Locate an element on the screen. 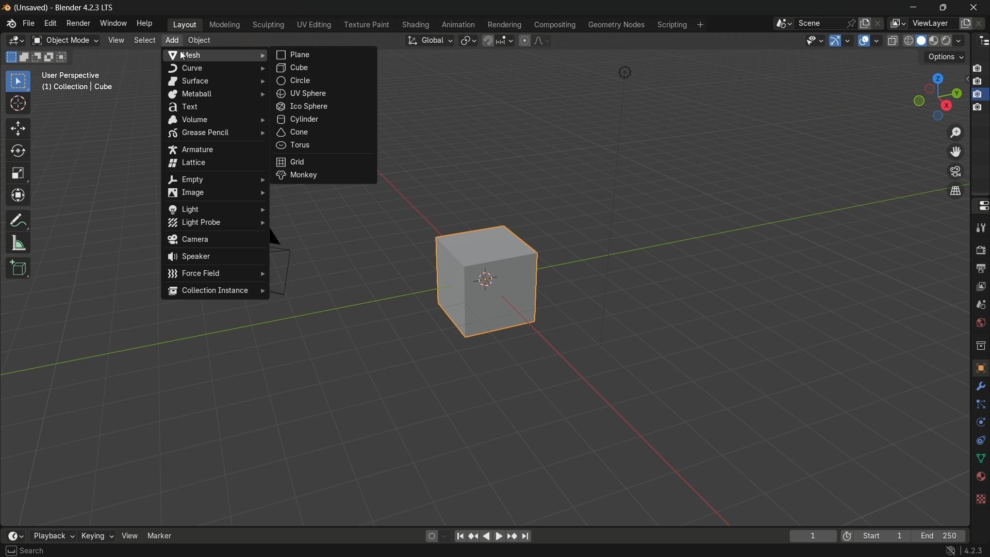  layer 3 is located at coordinates (977, 94).